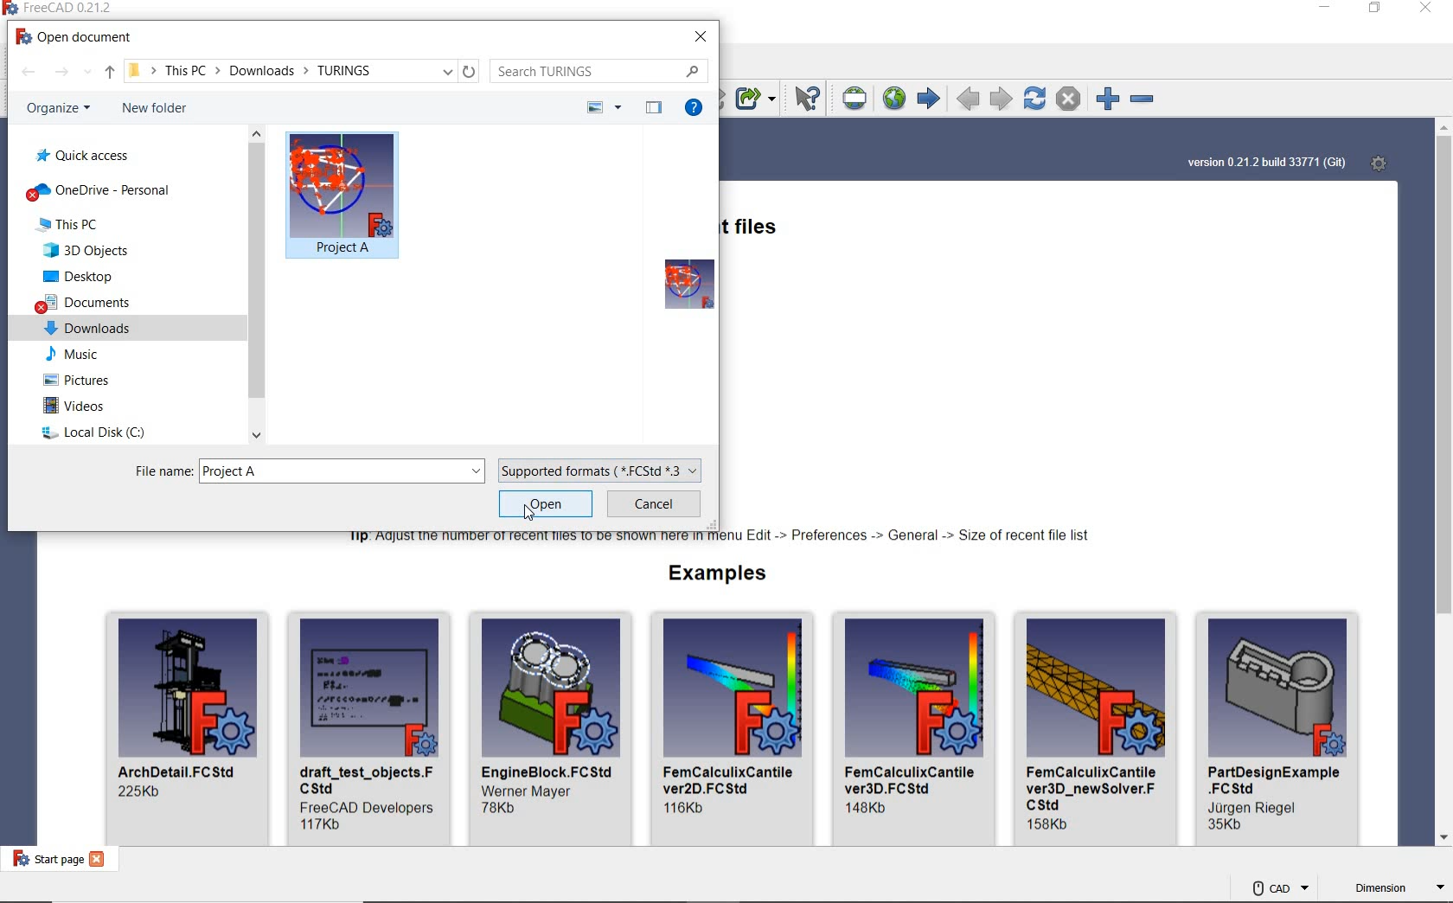 Image resolution: width=1453 pixels, height=903 pixels. Describe the element at coordinates (84, 156) in the screenshot. I see `quick access` at that location.